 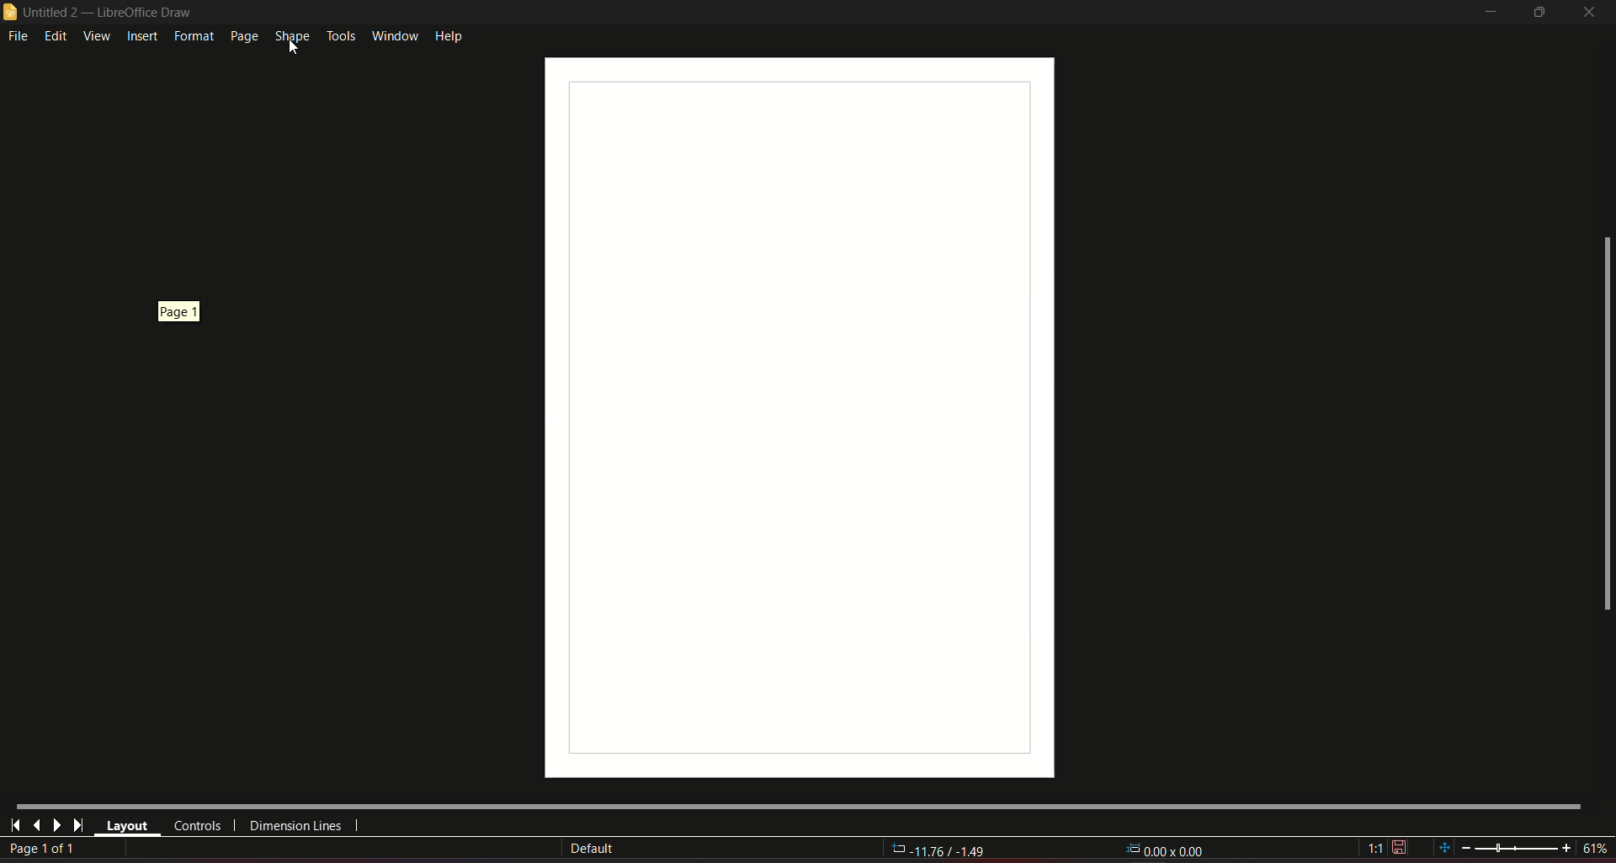 What do you see at coordinates (940, 851) in the screenshot?
I see `-11.76/-1.49` at bounding box center [940, 851].